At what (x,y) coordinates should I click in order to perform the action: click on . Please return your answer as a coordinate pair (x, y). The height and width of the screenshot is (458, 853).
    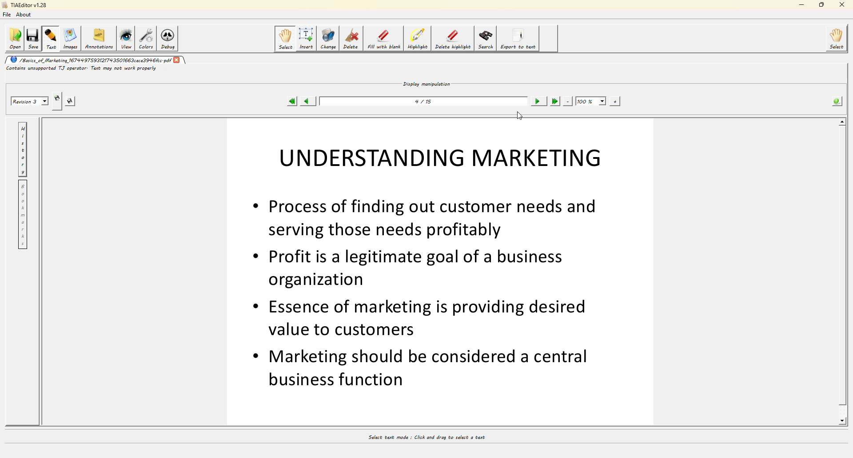
    Looking at the image, I should click on (385, 39).